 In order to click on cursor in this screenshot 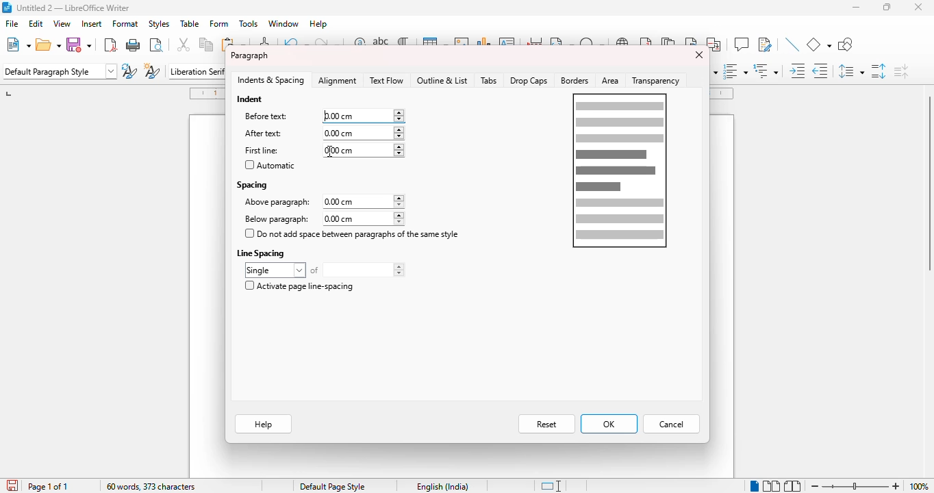, I will do `click(329, 152)`.